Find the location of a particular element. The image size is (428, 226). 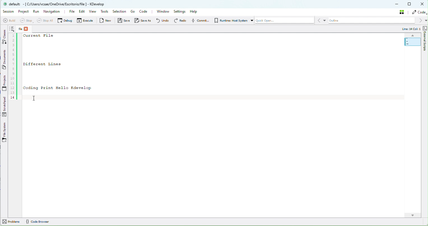

Stop all is located at coordinates (44, 20).